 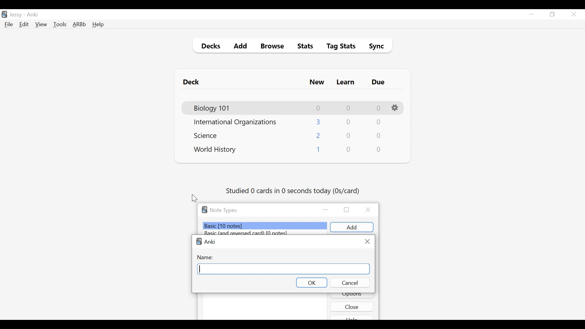 I want to click on minimize, so click(x=326, y=210).